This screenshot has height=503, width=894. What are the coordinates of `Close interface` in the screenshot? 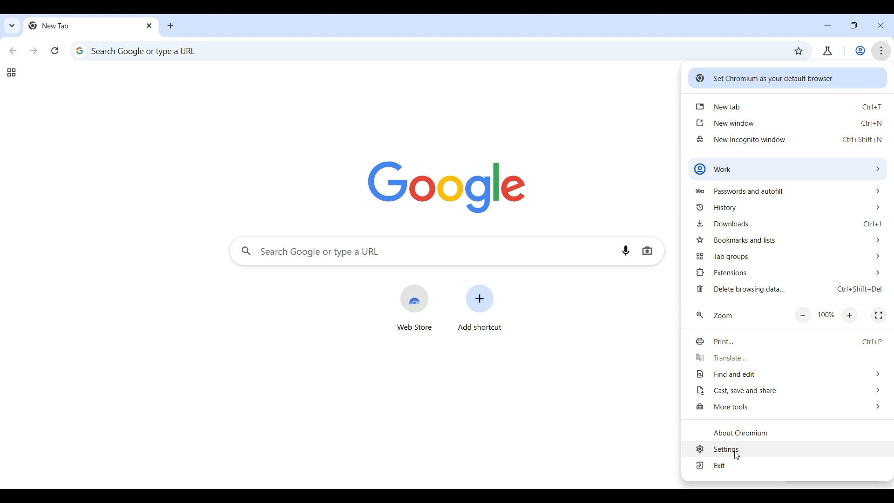 It's located at (881, 26).